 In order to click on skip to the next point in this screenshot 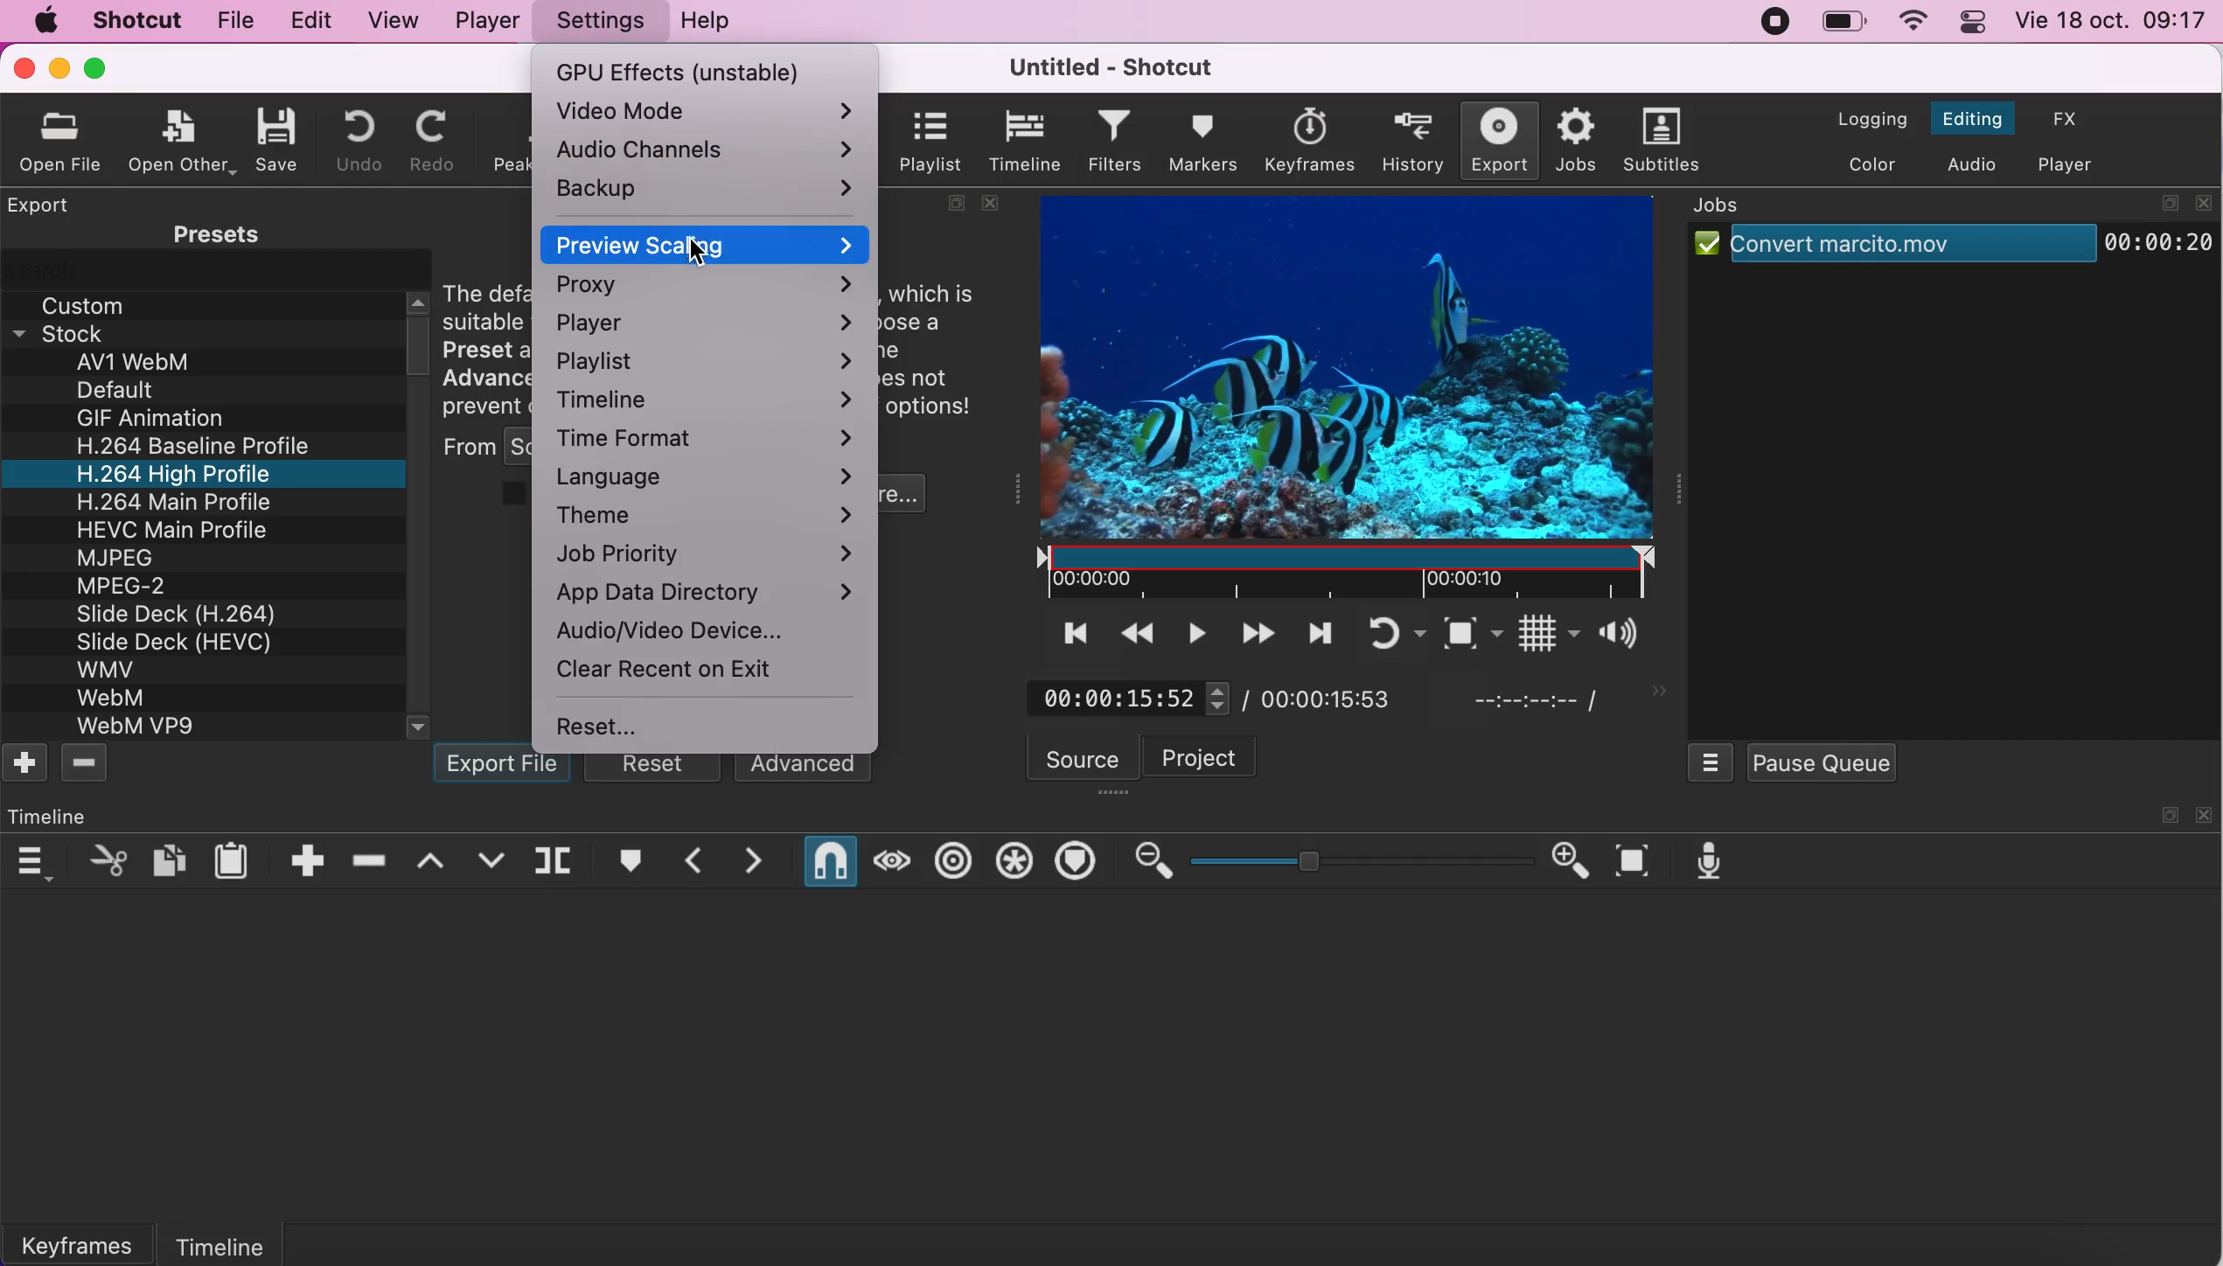, I will do `click(1316, 633)`.